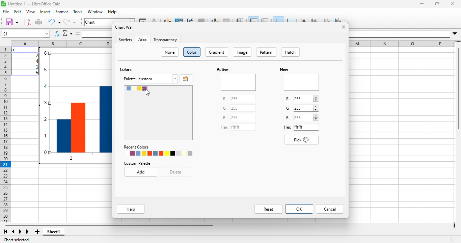 The image size is (461, 243). Describe the element at coordinates (337, 20) in the screenshot. I see `all axes` at that location.